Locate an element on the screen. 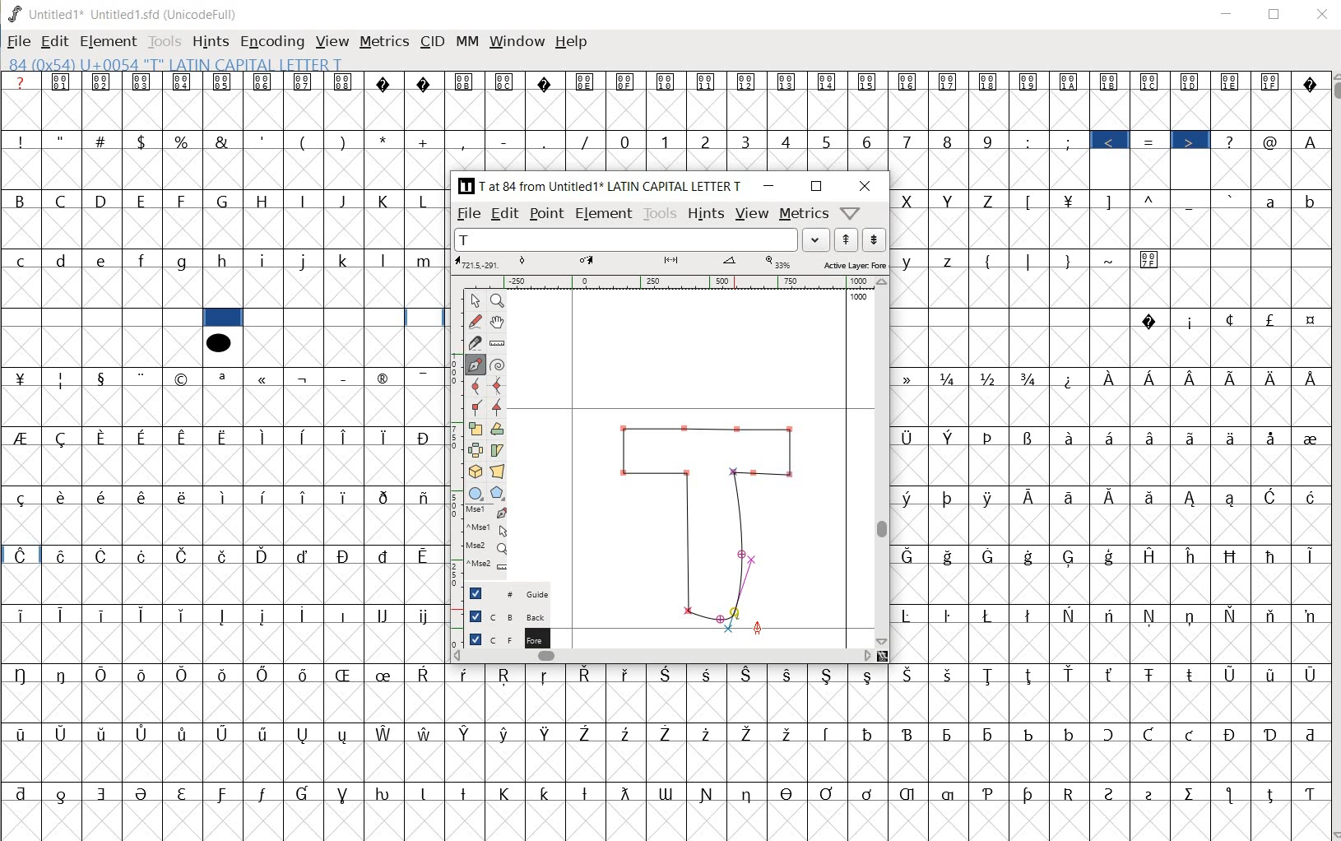  skew is located at coordinates (500, 450).